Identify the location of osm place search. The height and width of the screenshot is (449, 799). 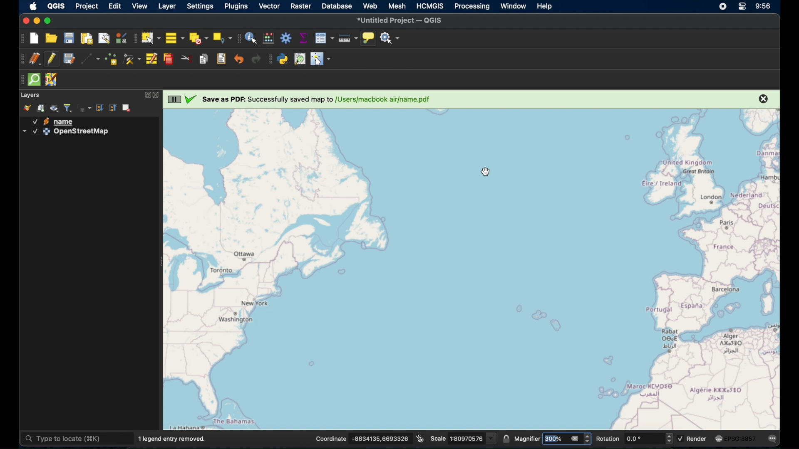
(300, 59).